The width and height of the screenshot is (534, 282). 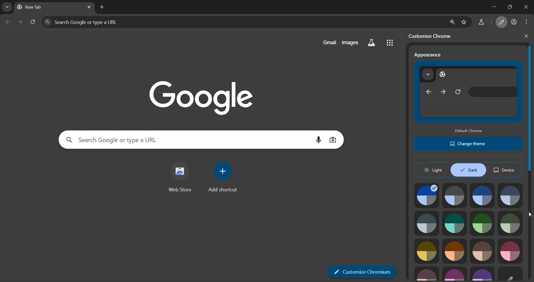 I want to click on web store, so click(x=181, y=178).